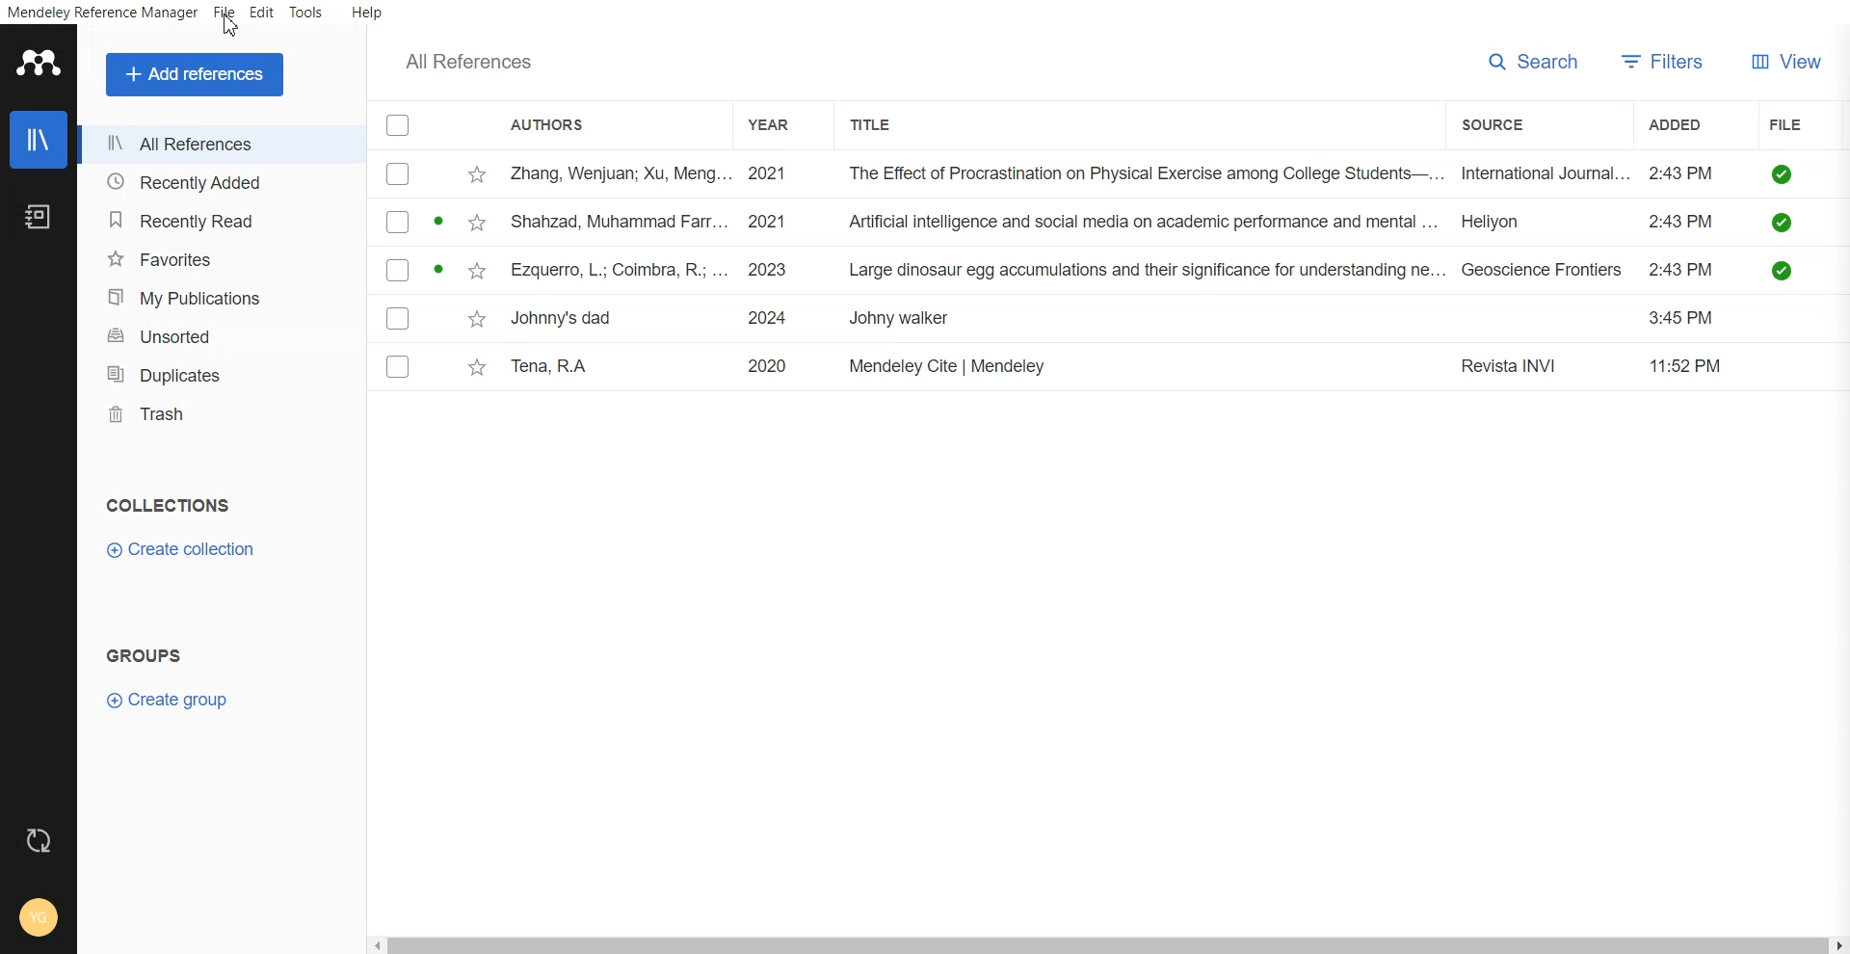  What do you see at coordinates (365, 13) in the screenshot?
I see `Help` at bounding box center [365, 13].